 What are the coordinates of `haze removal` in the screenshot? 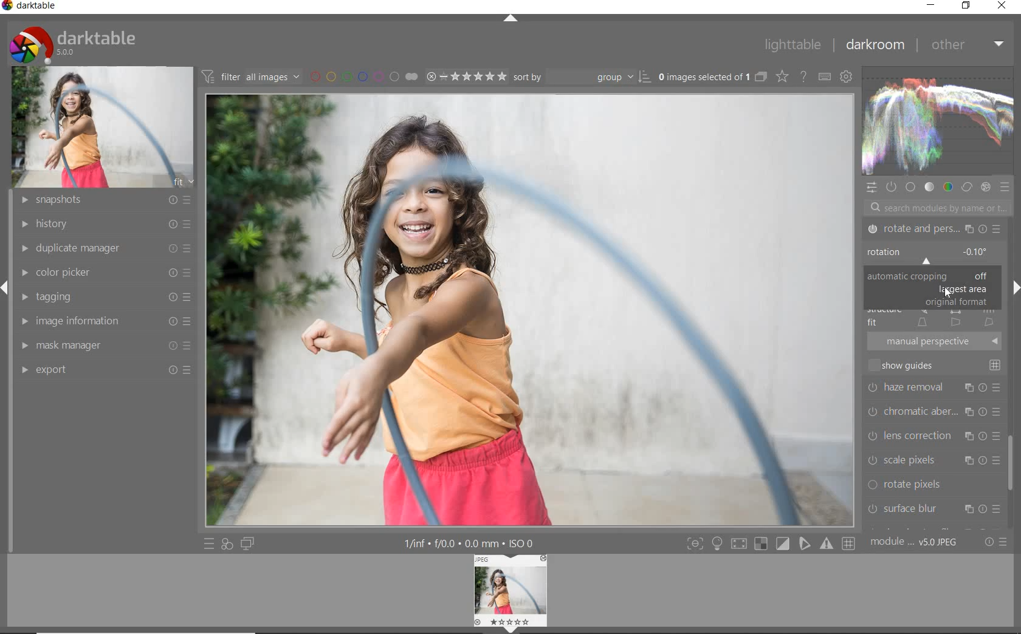 It's located at (935, 387).